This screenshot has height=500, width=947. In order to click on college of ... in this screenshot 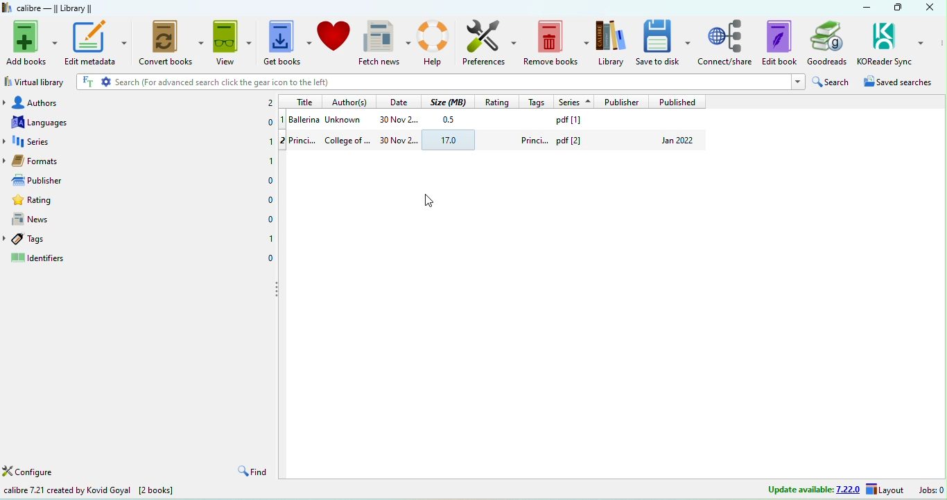, I will do `click(348, 140)`.